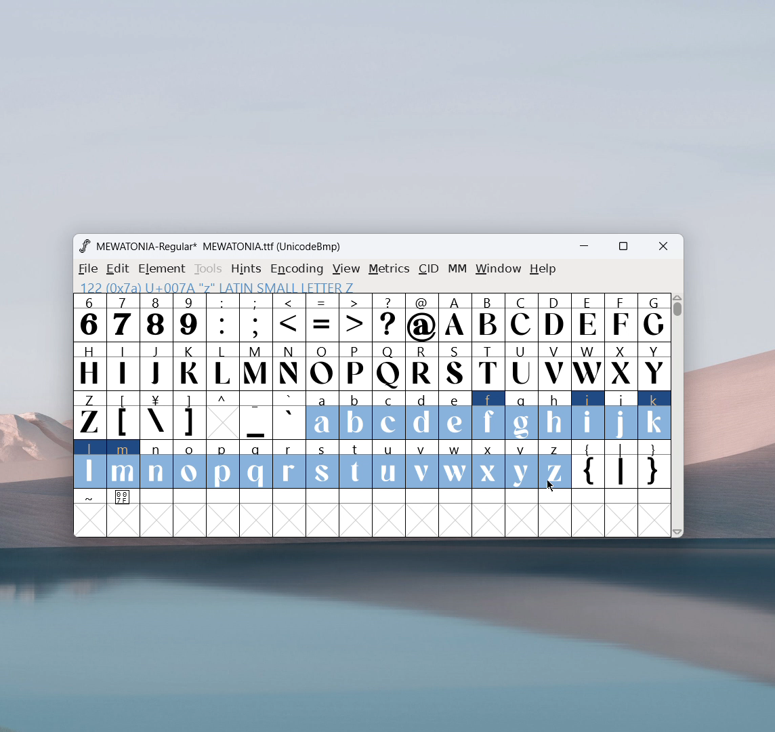  I want to click on U, so click(522, 365).